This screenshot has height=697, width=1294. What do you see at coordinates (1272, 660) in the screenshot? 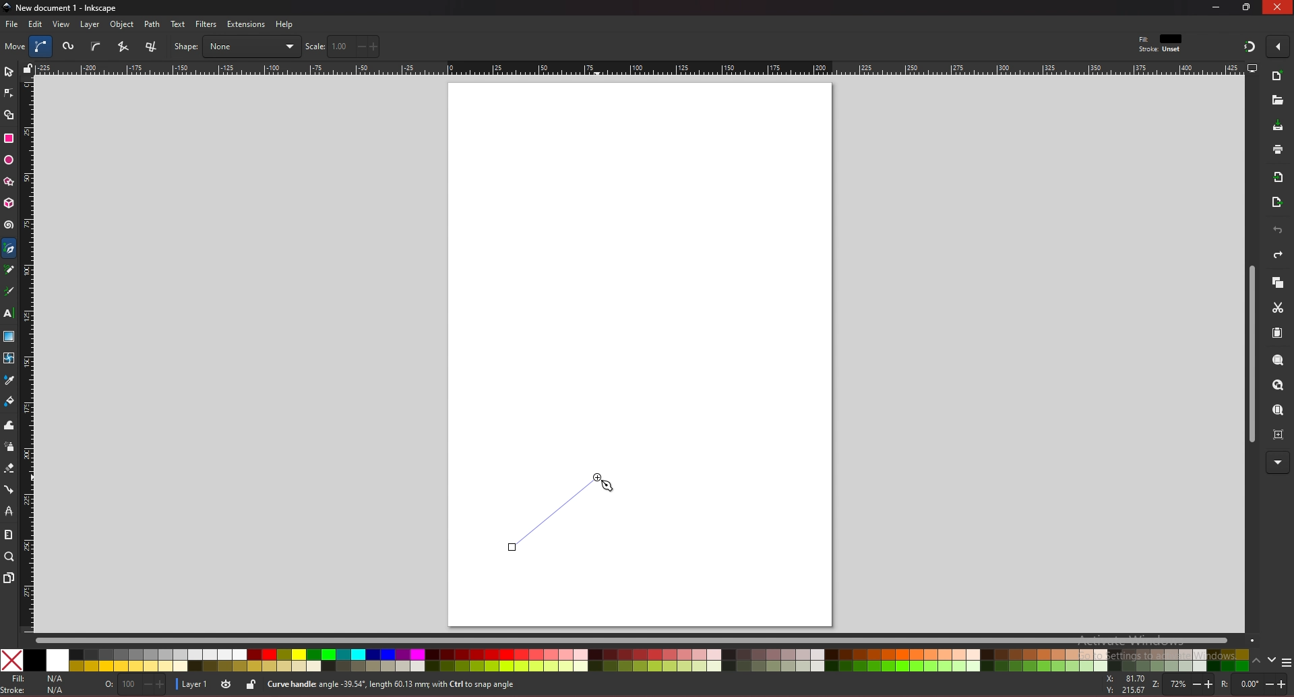
I see `down` at bounding box center [1272, 660].